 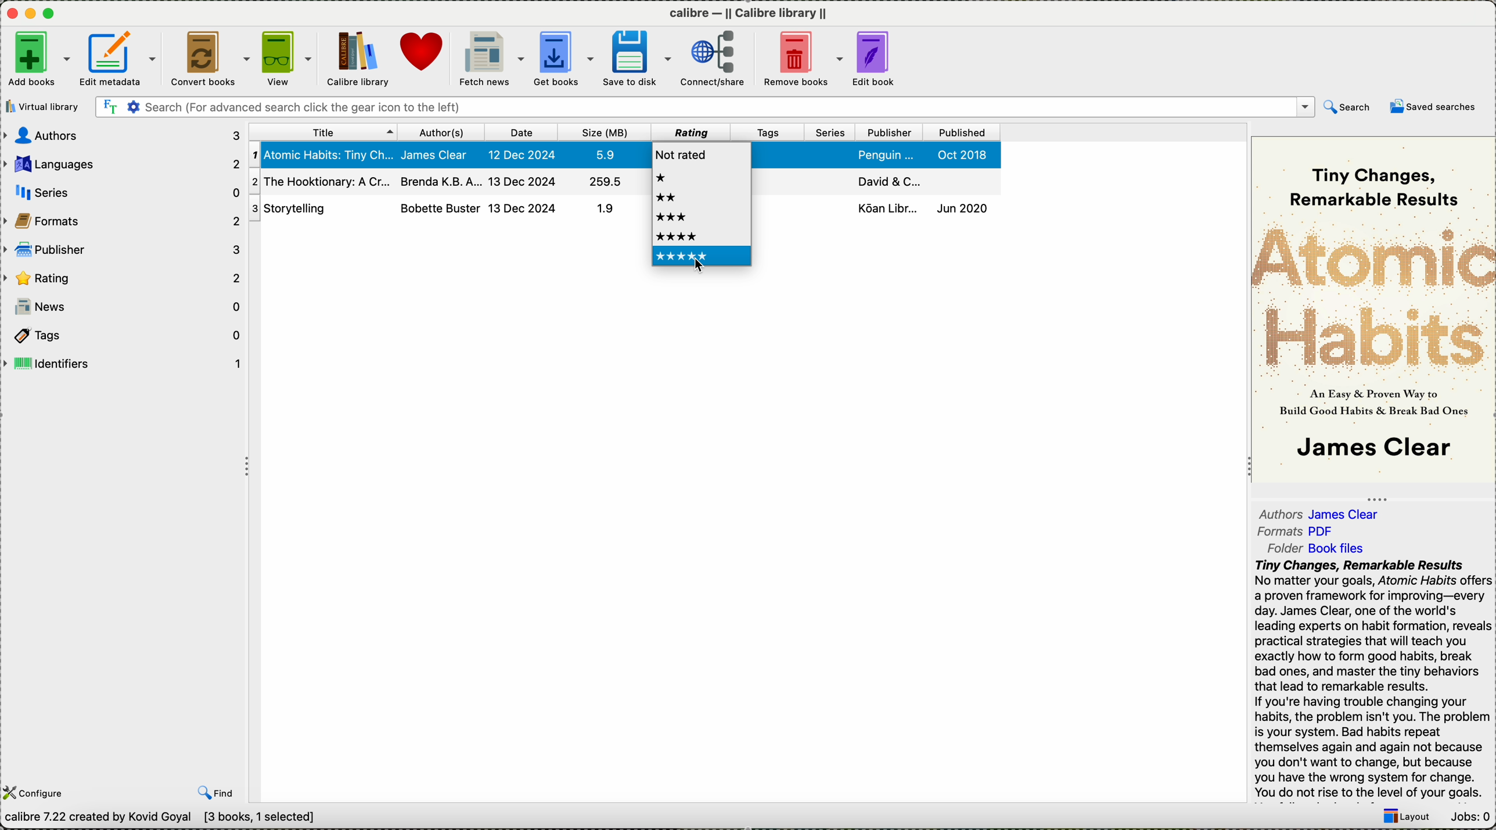 I want to click on date, so click(x=523, y=132).